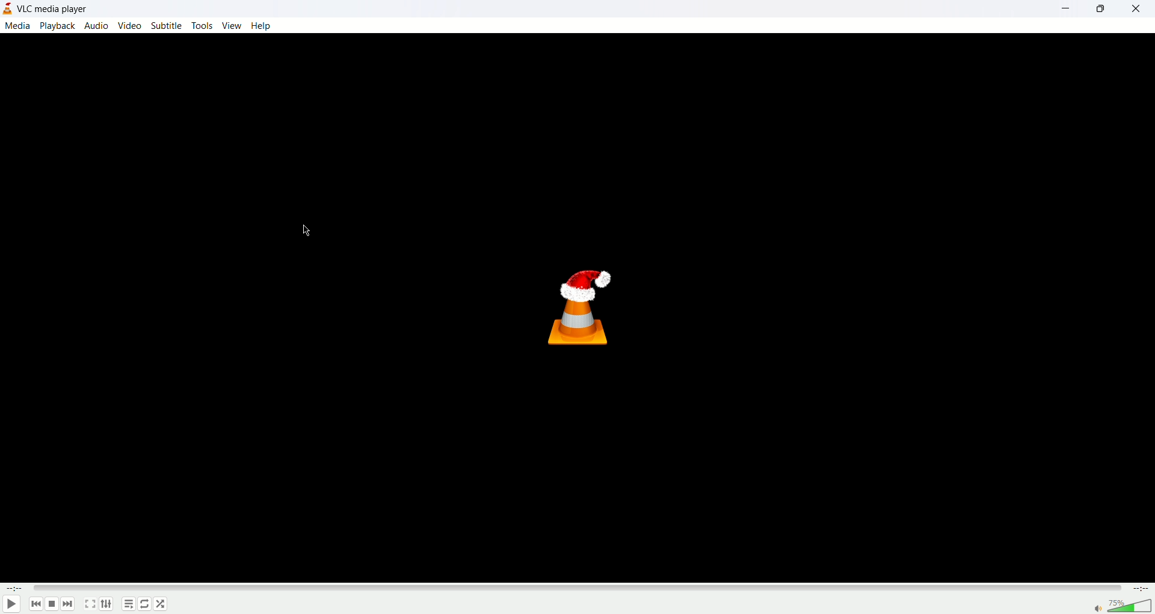 The width and height of the screenshot is (1155, 614). I want to click on close, so click(1139, 8).